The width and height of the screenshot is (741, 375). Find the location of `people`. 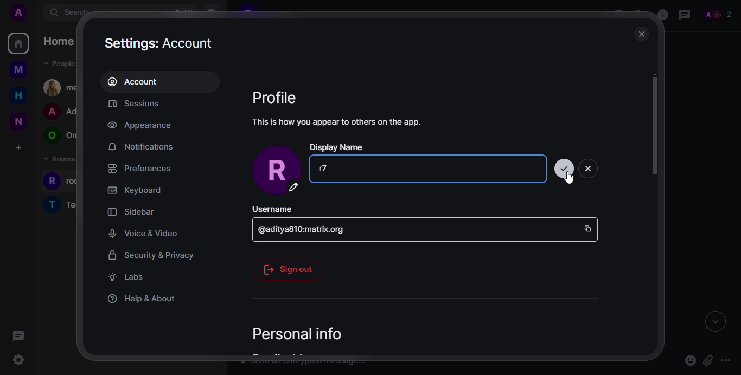

people is located at coordinates (61, 86).